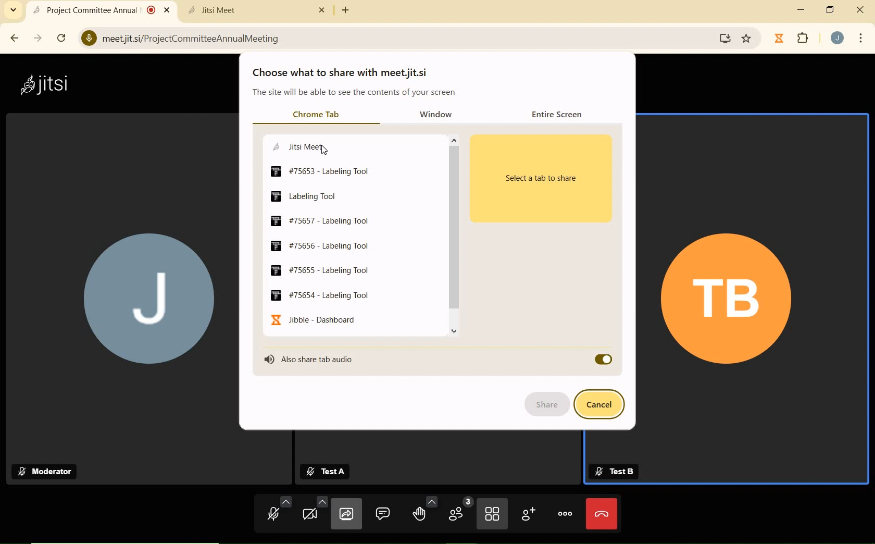 Image resolution: width=875 pixels, height=544 pixels. Describe the element at coordinates (601, 404) in the screenshot. I see `cancel` at that location.